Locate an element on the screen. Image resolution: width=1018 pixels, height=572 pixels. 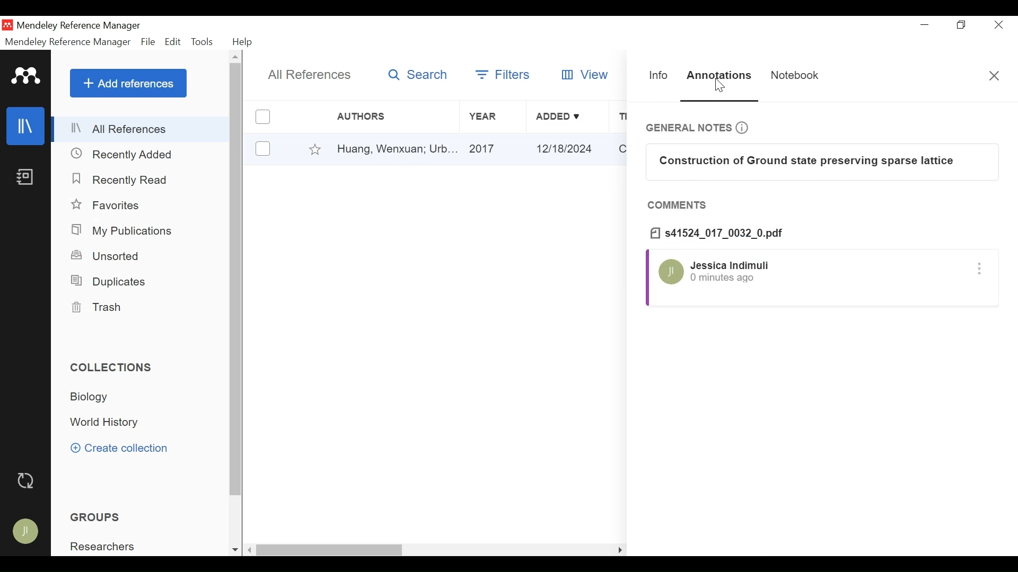
Favorites is located at coordinates (316, 149).